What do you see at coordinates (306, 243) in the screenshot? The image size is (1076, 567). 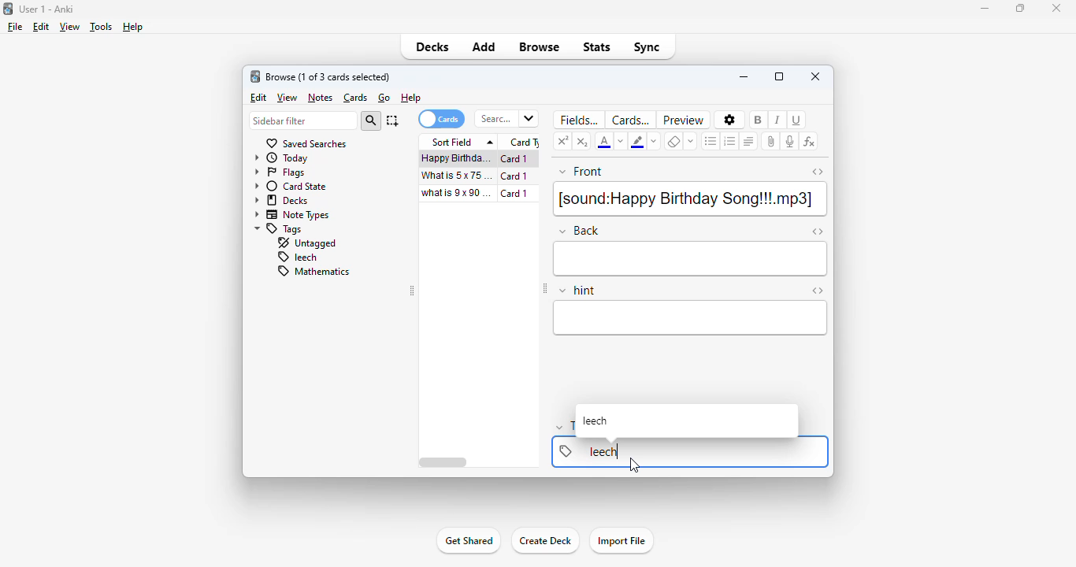 I see `untagged` at bounding box center [306, 243].